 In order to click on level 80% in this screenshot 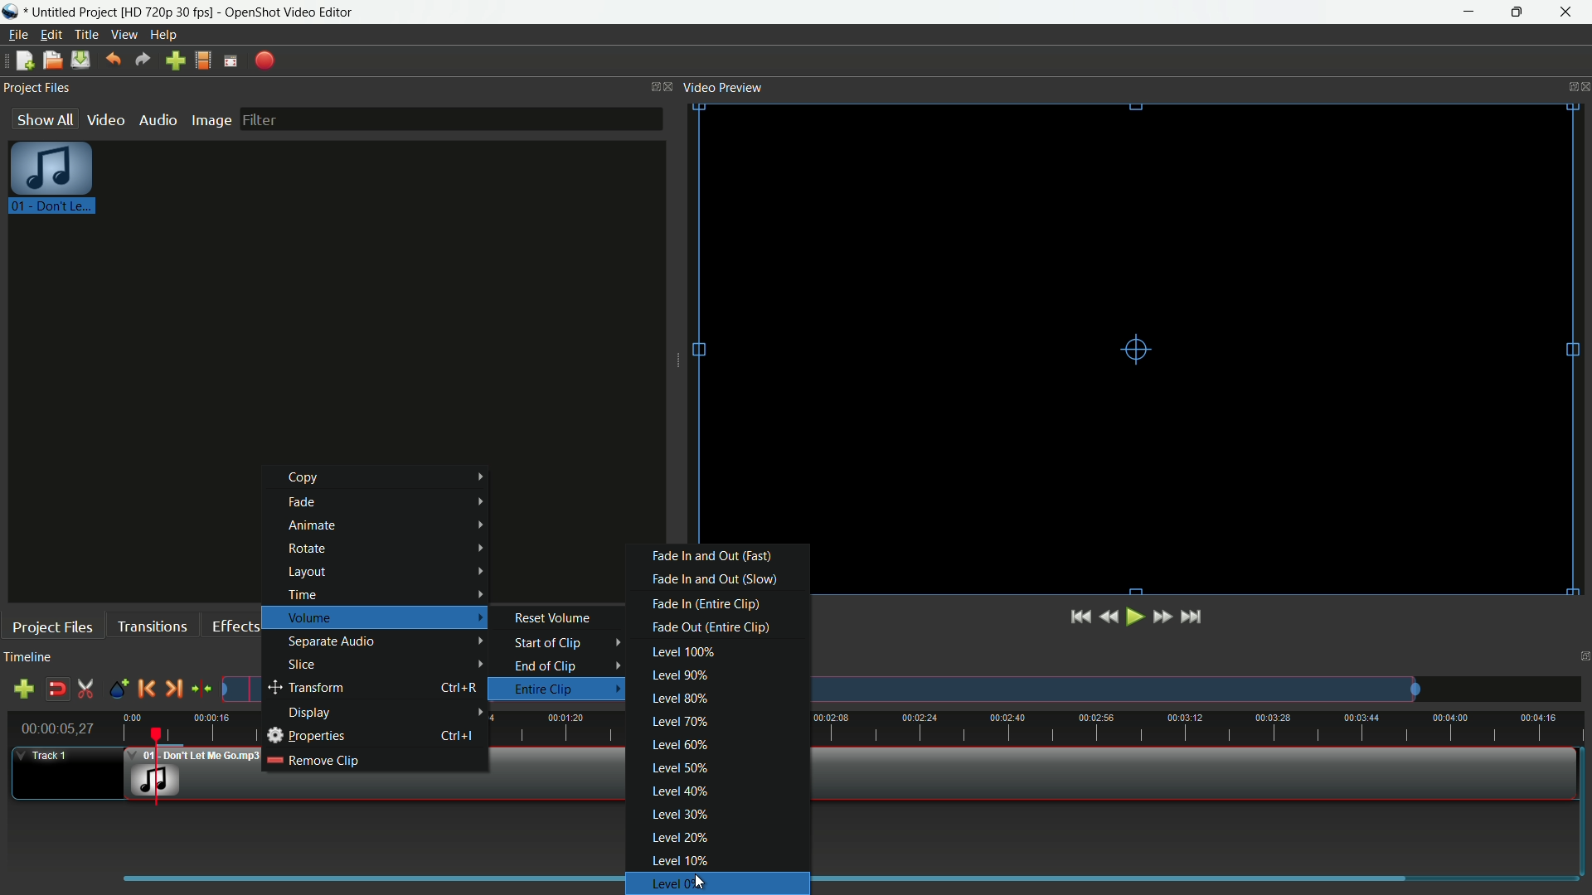, I will do `click(676, 699)`.